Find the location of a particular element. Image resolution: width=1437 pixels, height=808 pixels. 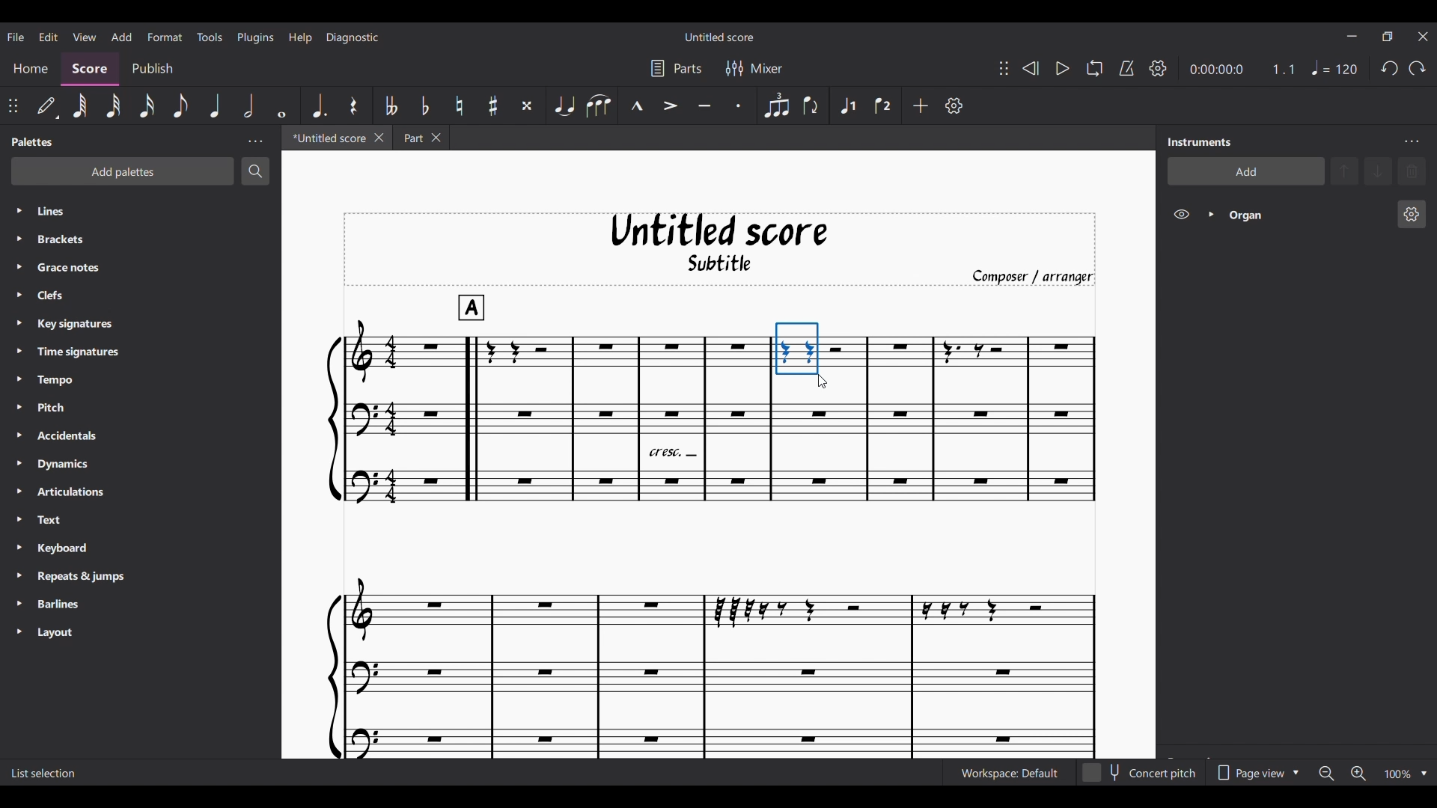

Hide Organ on score is located at coordinates (1181, 214).